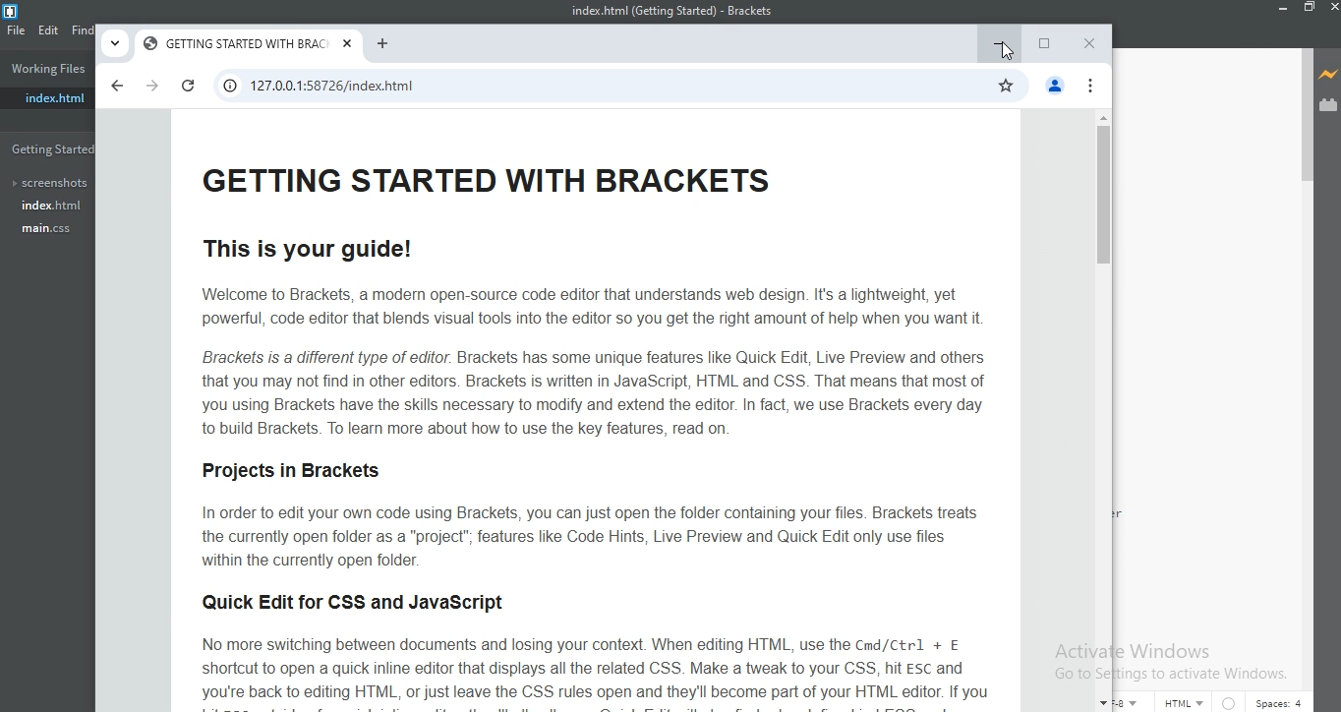 The image size is (1341, 712). What do you see at coordinates (1182, 700) in the screenshot?
I see `html` at bounding box center [1182, 700].